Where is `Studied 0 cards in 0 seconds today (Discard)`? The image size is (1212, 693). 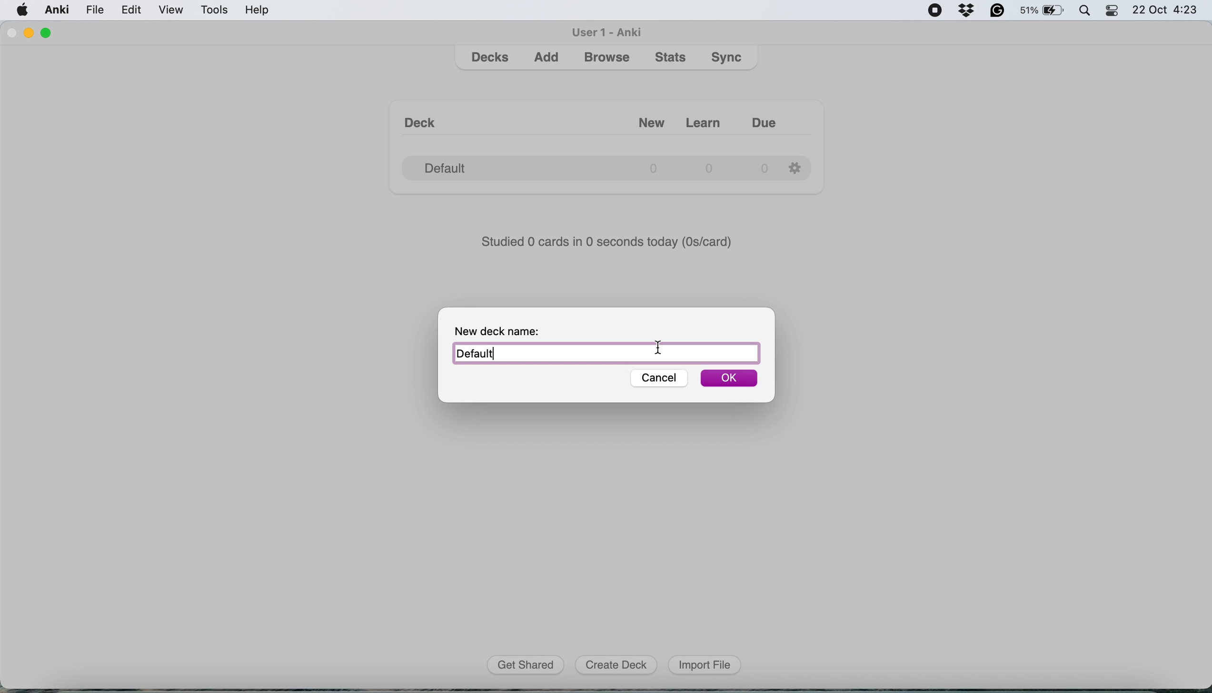 Studied 0 cards in 0 seconds today (Discard) is located at coordinates (608, 240).